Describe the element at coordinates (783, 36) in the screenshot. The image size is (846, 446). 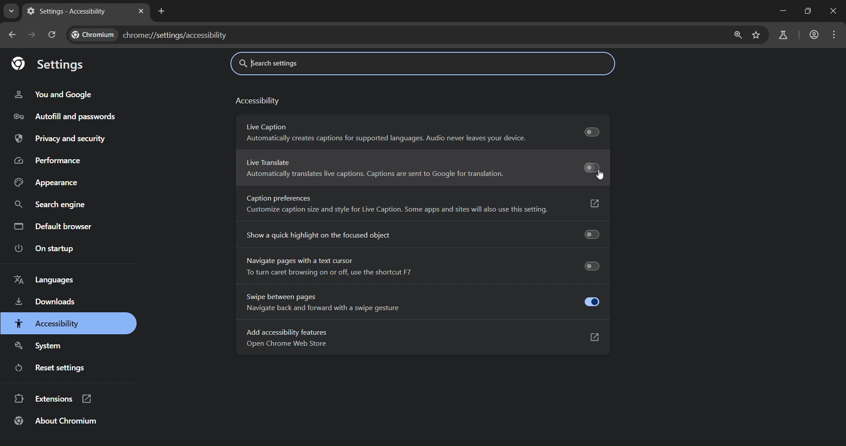
I see `search labs` at that location.